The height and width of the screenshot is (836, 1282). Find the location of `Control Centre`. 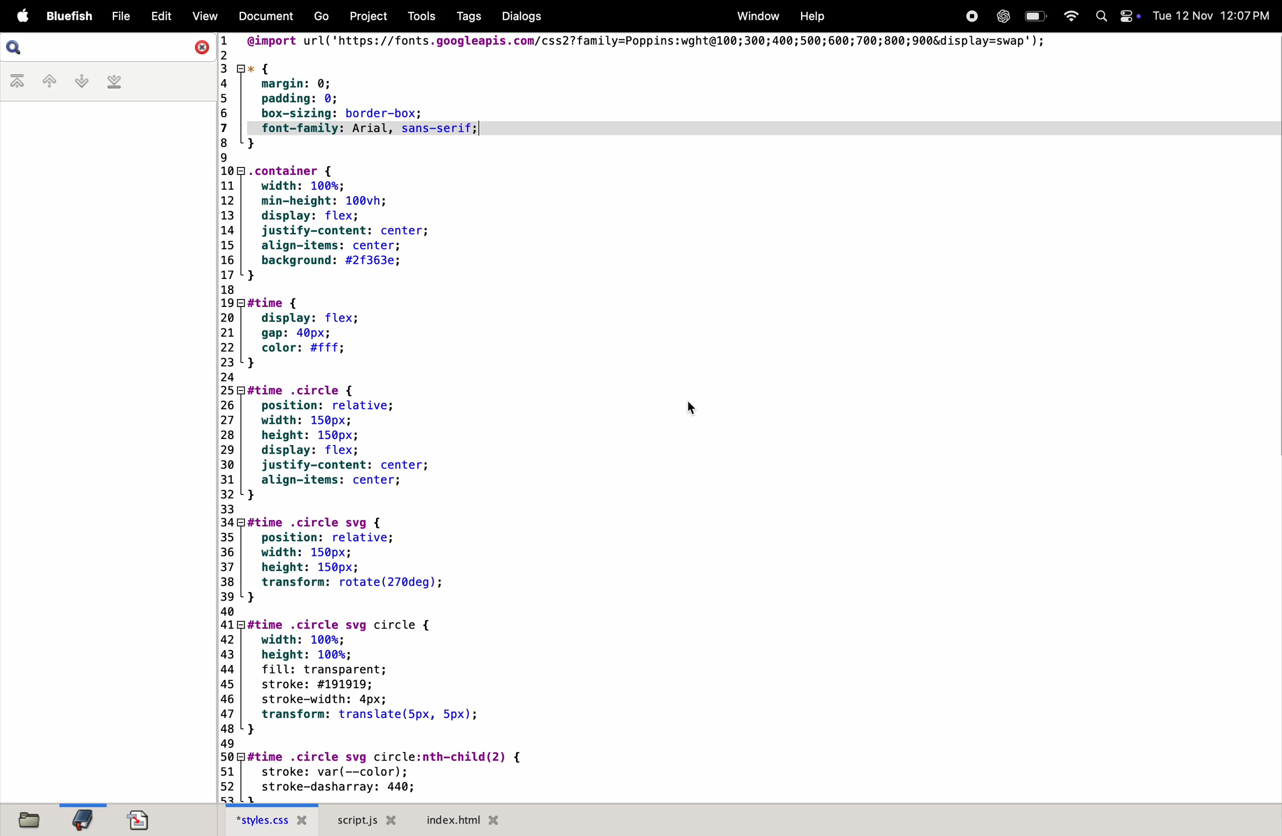

Control Centre is located at coordinates (1129, 15).